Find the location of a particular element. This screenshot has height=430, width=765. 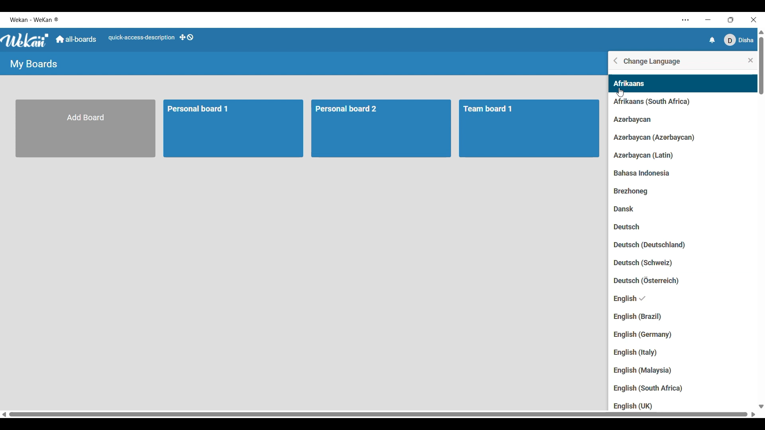

Horizontal slide bar is located at coordinates (379, 414).